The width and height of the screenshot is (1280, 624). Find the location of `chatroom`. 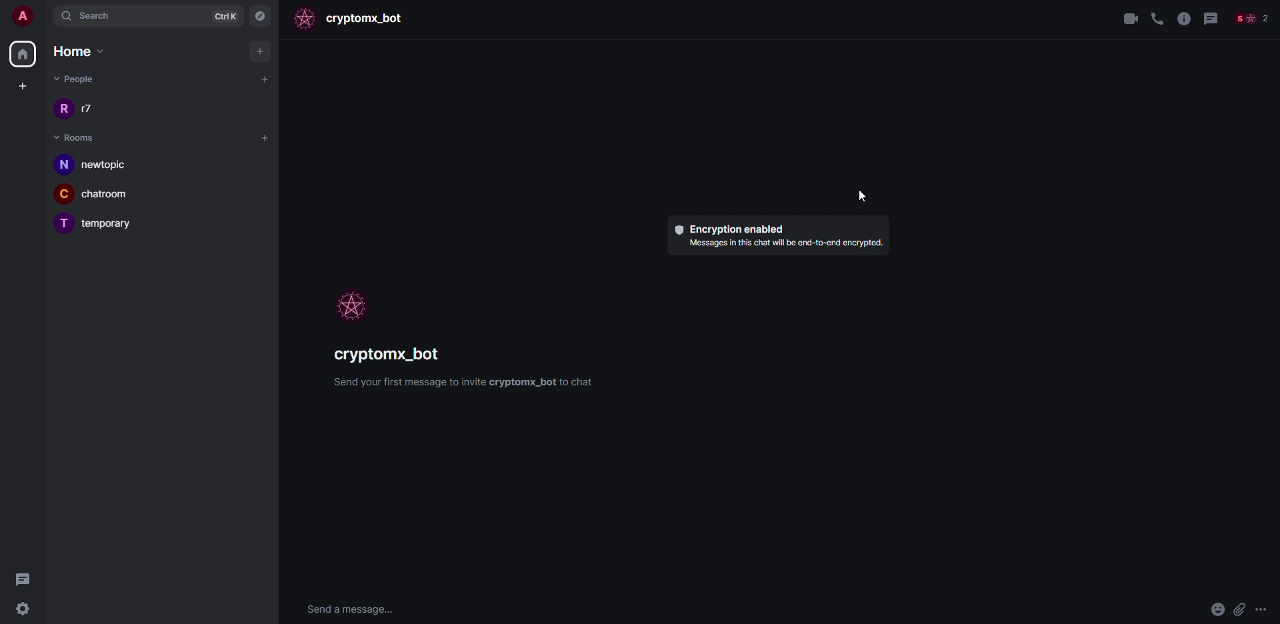

chatroom is located at coordinates (113, 195).